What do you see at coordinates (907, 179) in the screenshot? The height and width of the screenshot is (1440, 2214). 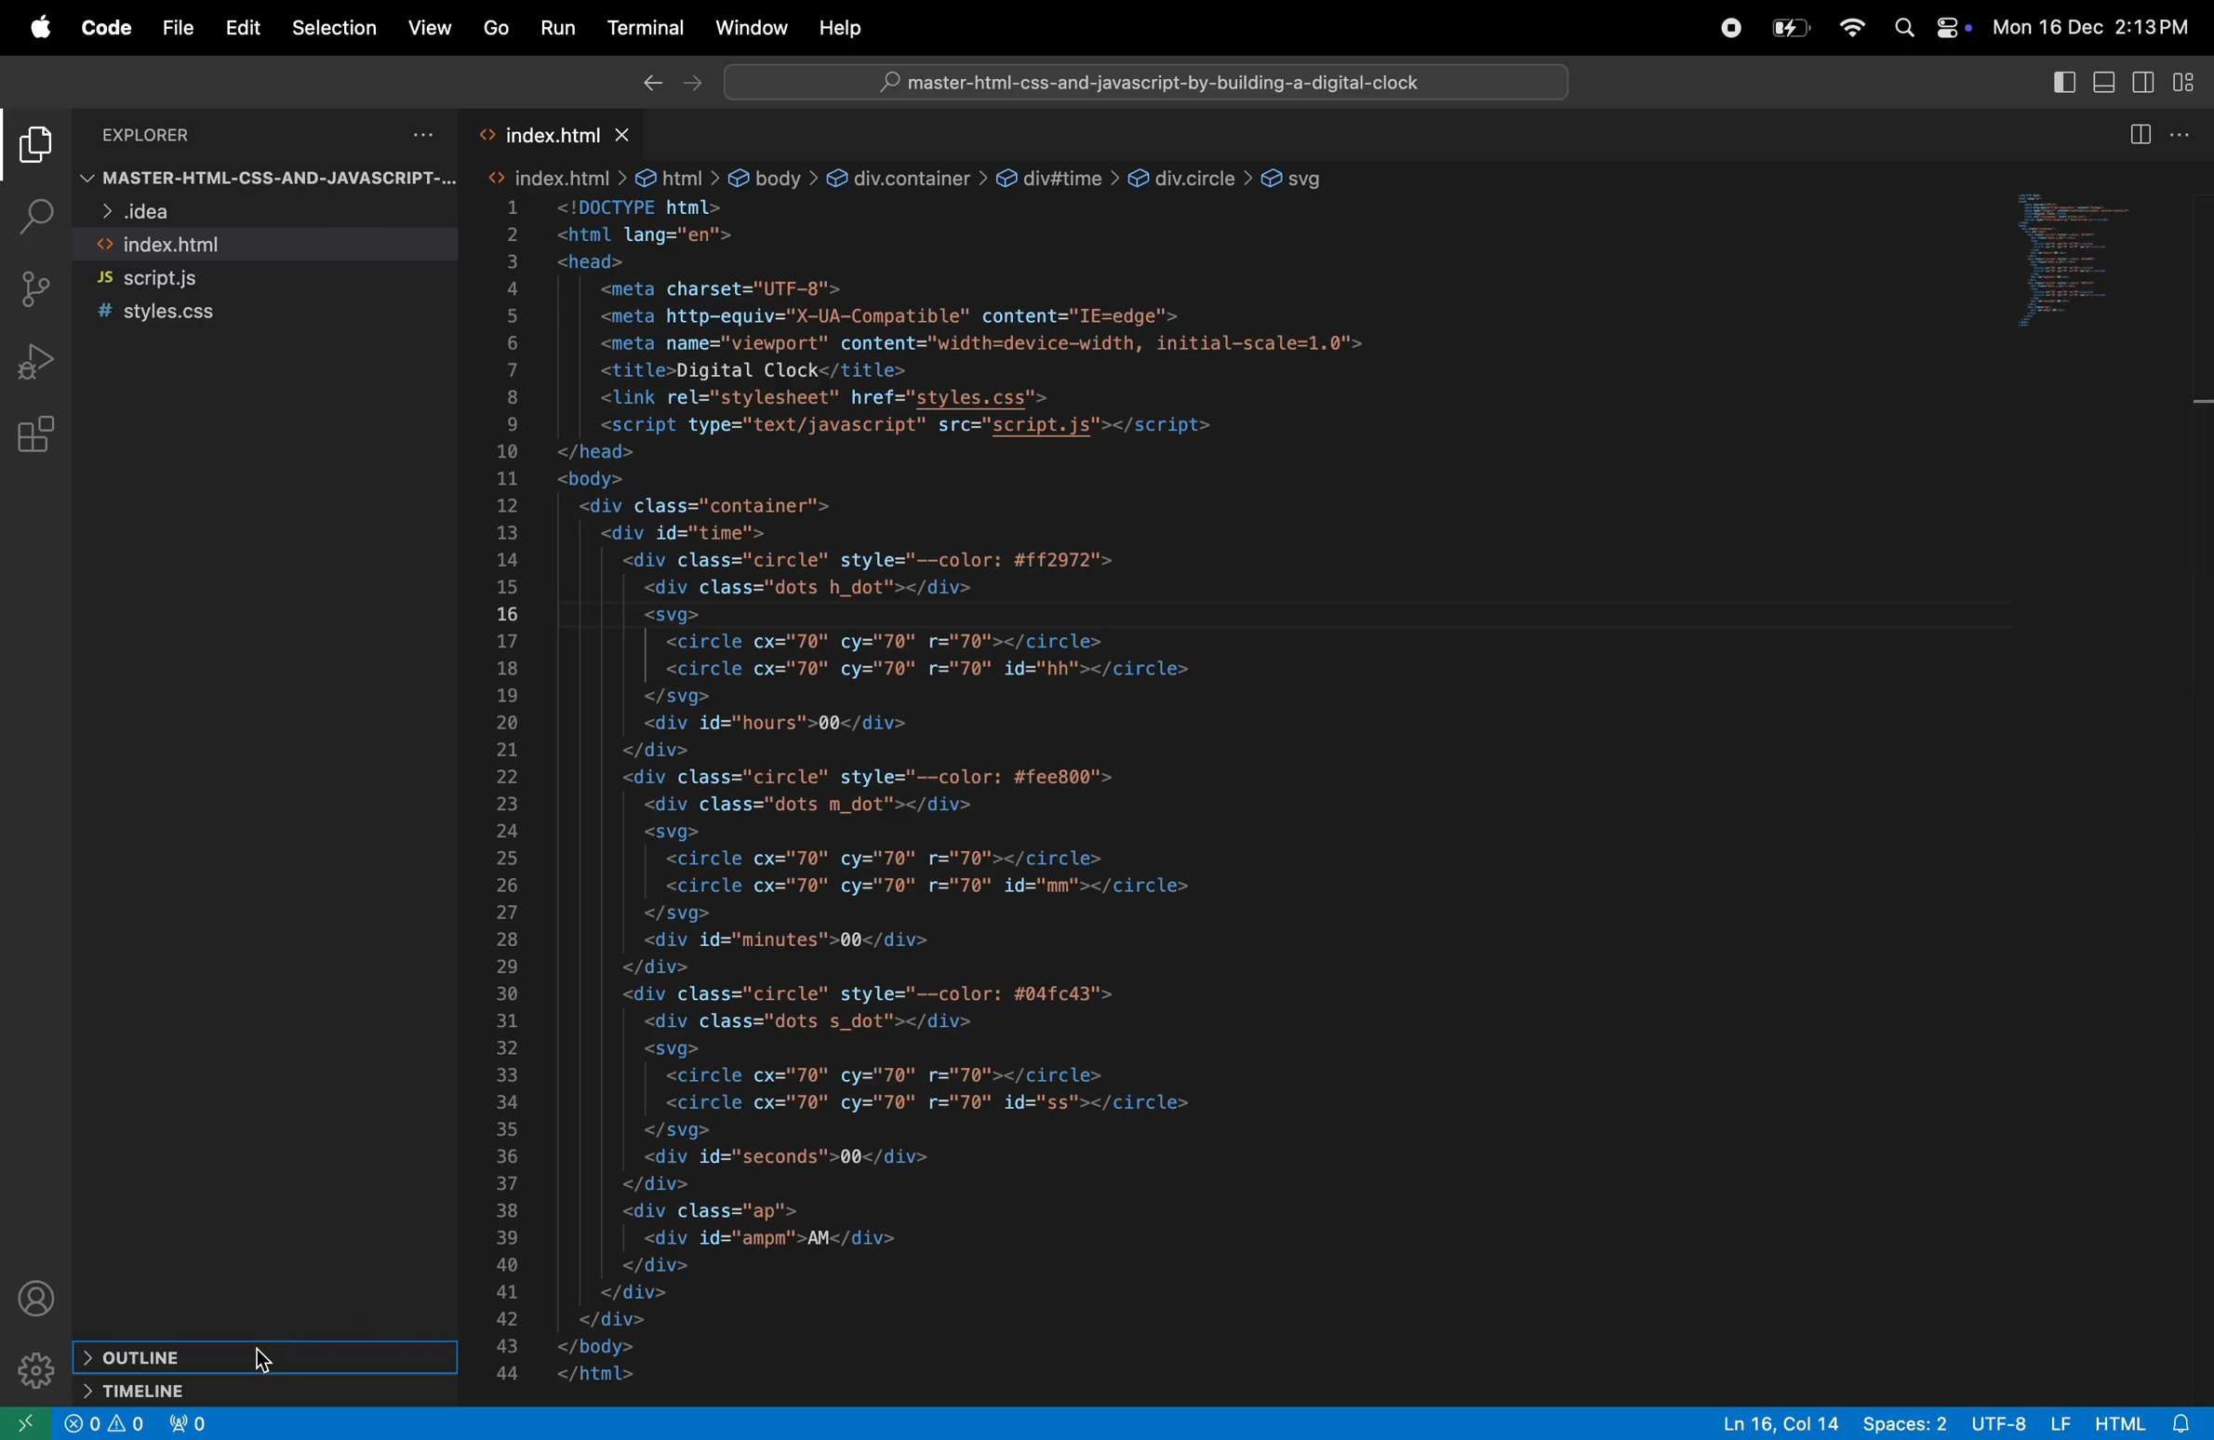 I see `div` at bounding box center [907, 179].